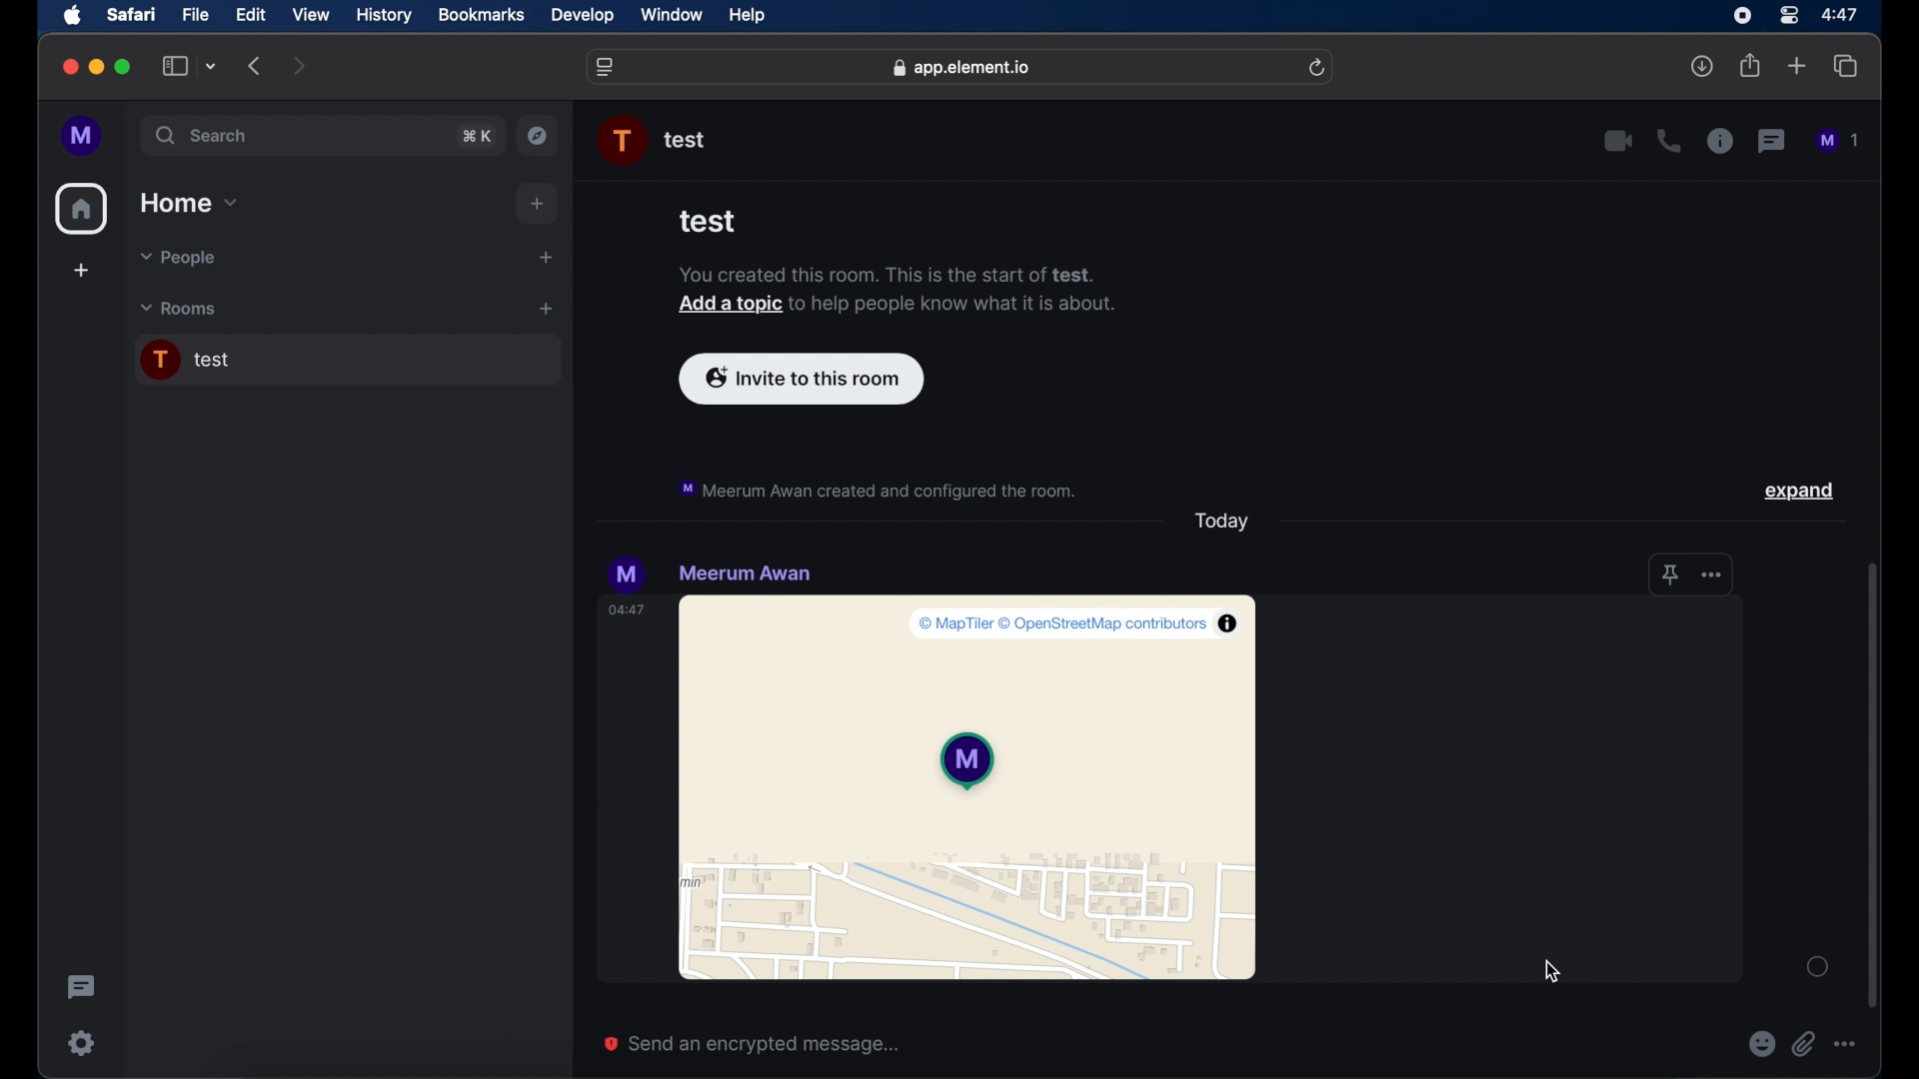  I want to click on safari, so click(132, 16).